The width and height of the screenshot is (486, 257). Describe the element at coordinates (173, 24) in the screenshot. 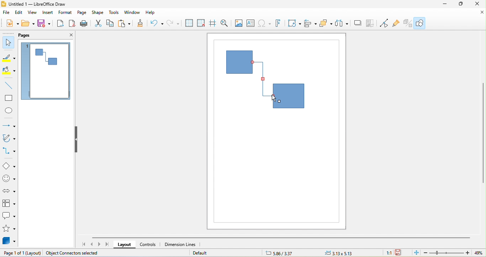

I see `redo` at that location.